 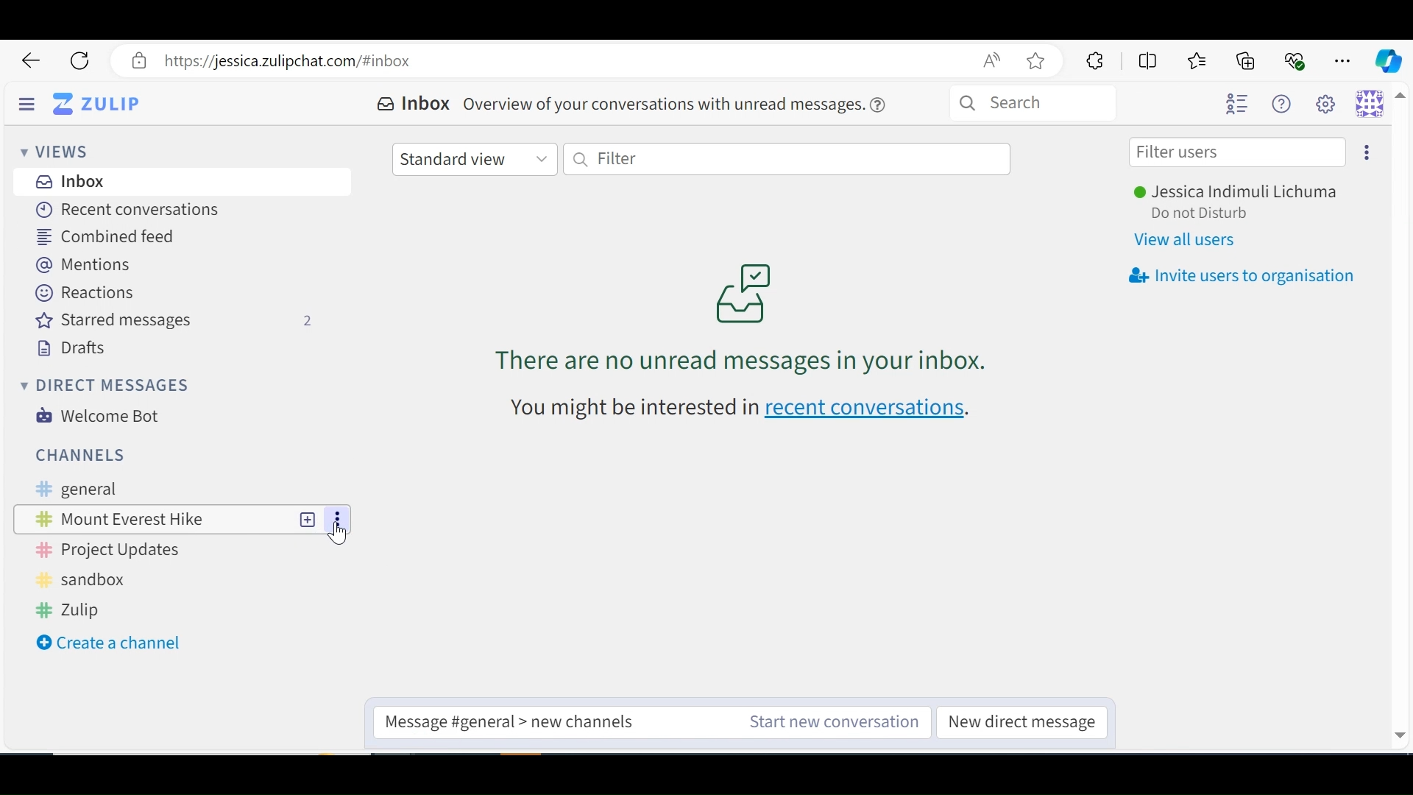 I want to click on Direct Messages, so click(x=102, y=384).